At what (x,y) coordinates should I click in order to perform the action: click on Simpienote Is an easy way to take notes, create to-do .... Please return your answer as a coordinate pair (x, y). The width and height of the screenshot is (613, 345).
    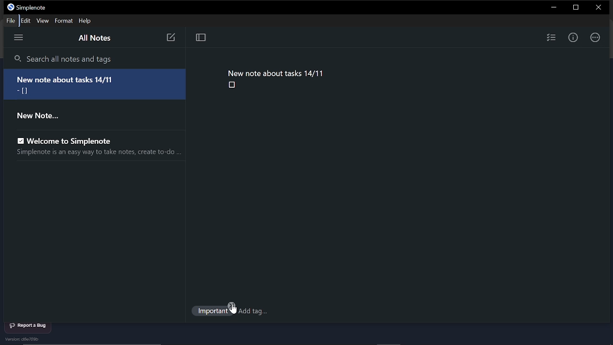
    Looking at the image, I should click on (95, 154).